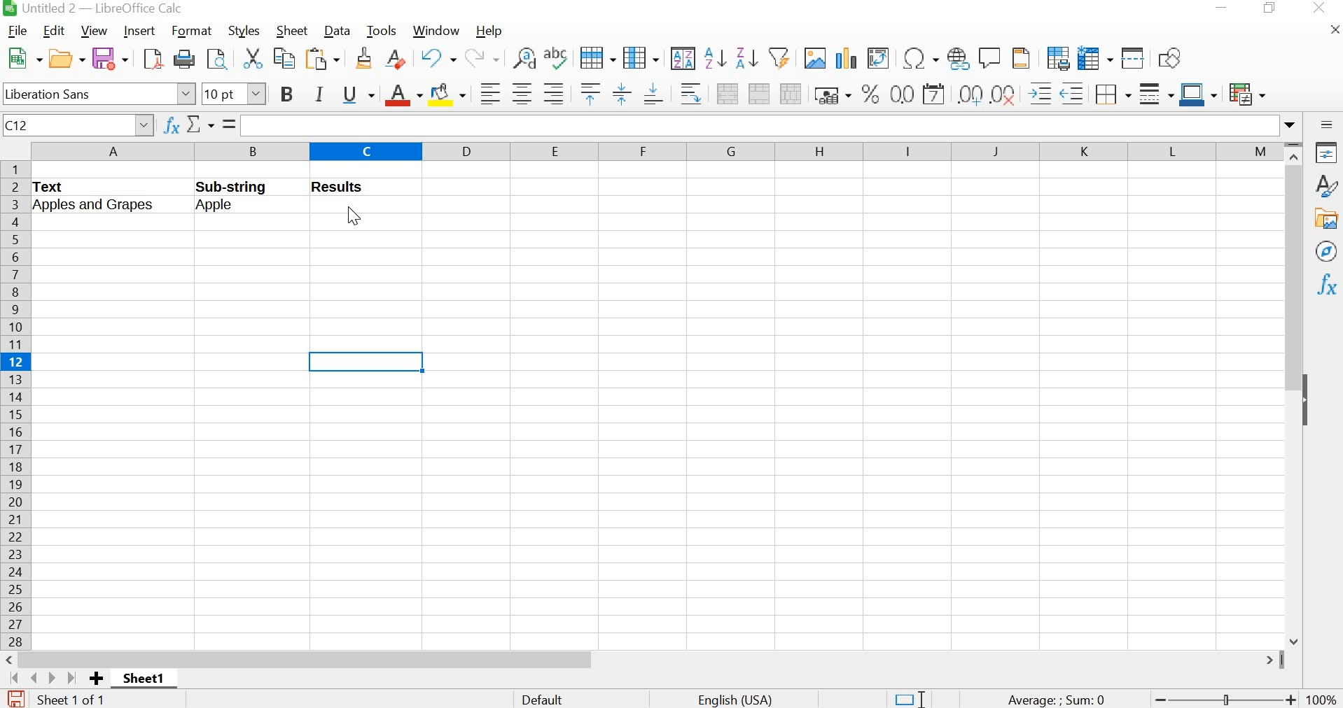 The width and height of the screenshot is (1343, 708). I want to click on edit, so click(55, 31).